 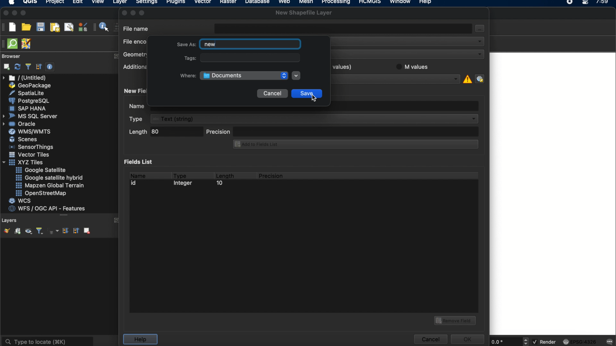 What do you see at coordinates (210, 45) in the screenshot?
I see `new` at bounding box center [210, 45].